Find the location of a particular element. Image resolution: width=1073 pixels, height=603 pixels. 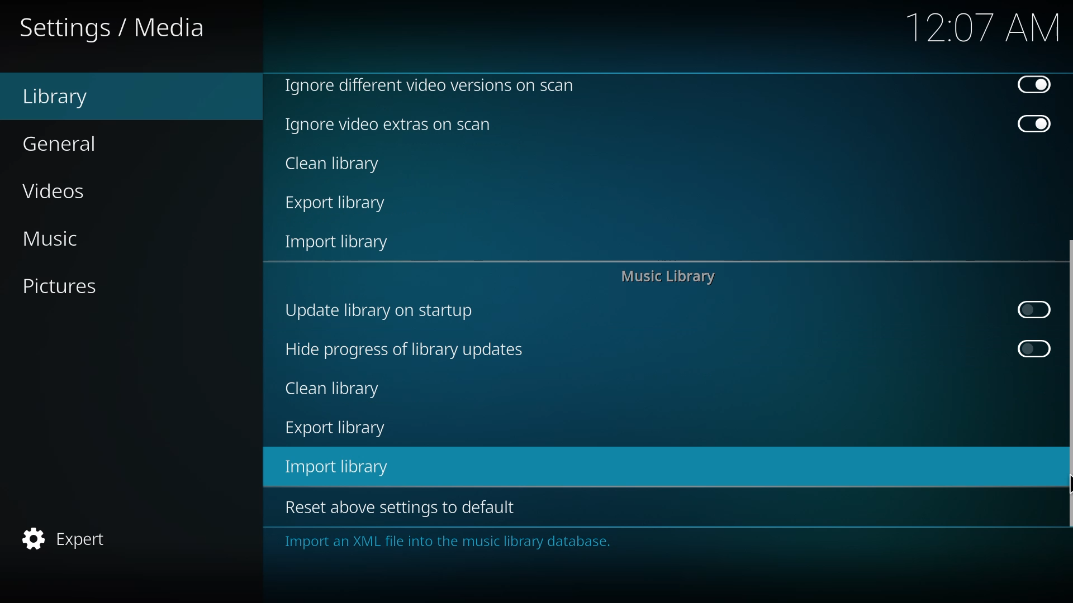

expert is located at coordinates (64, 539).